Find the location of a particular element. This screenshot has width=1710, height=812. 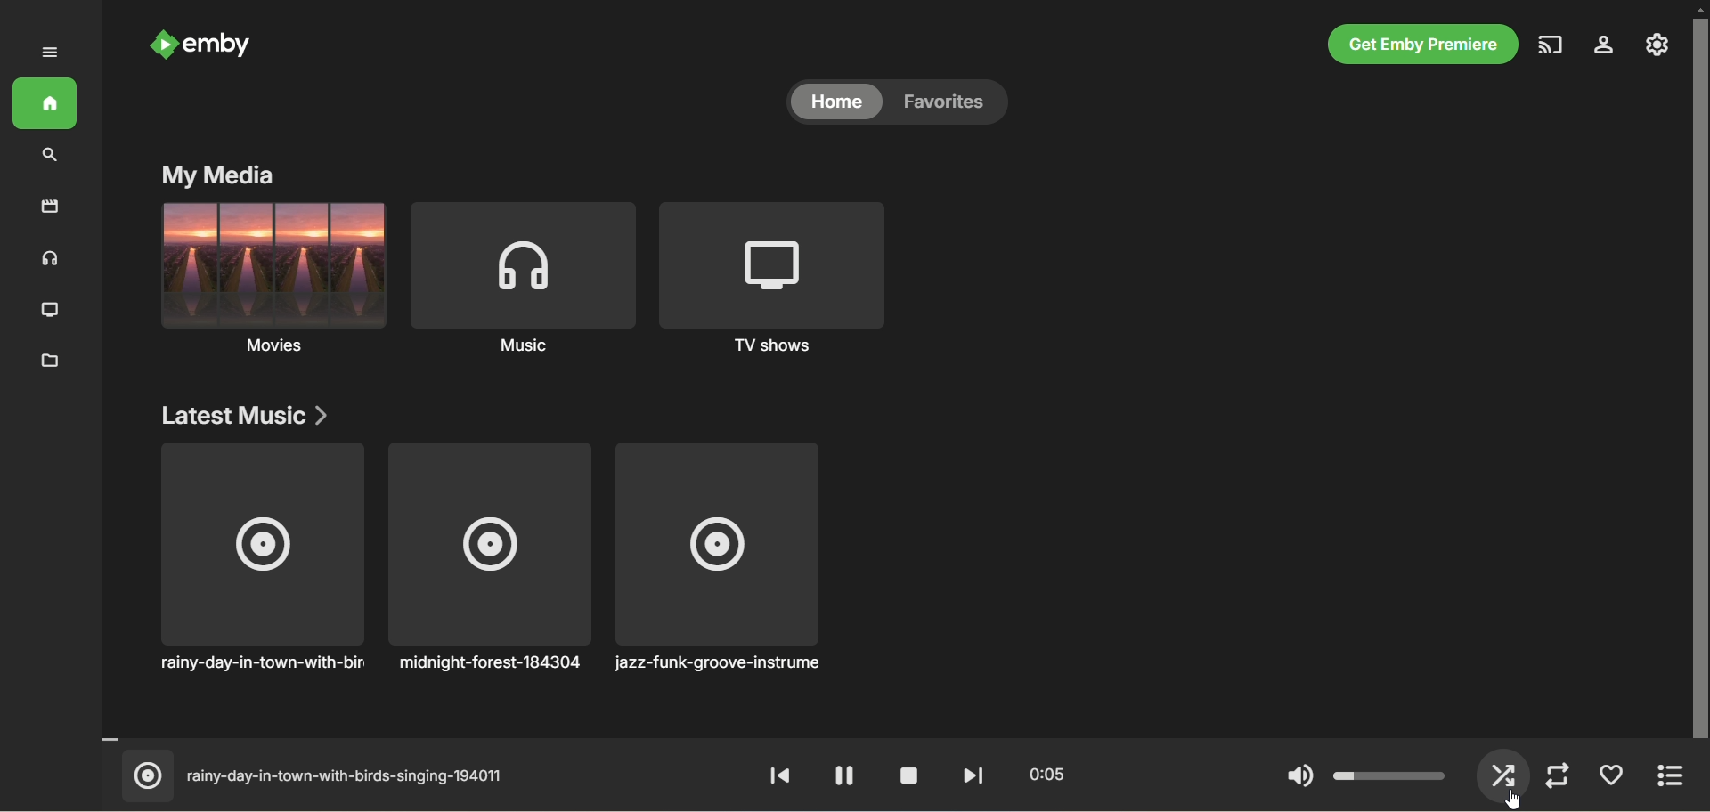

expand is located at coordinates (1665, 780).